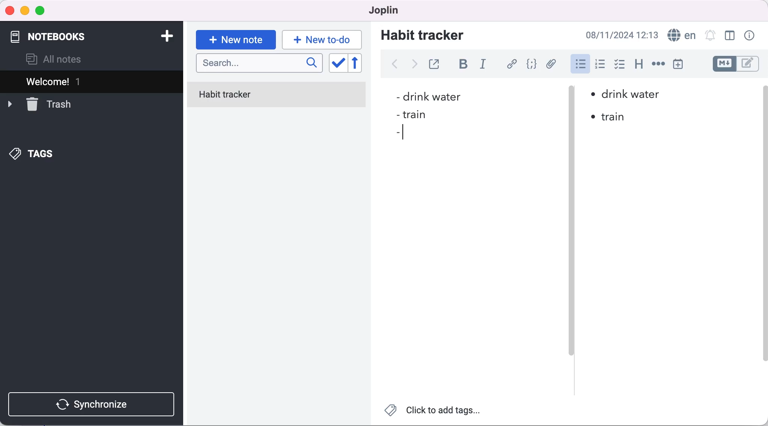 The width and height of the screenshot is (768, 426). What do you see at coordinates (277, 96) in the screenshot?
I see `habit tracker` at bounding box center [277, 96].